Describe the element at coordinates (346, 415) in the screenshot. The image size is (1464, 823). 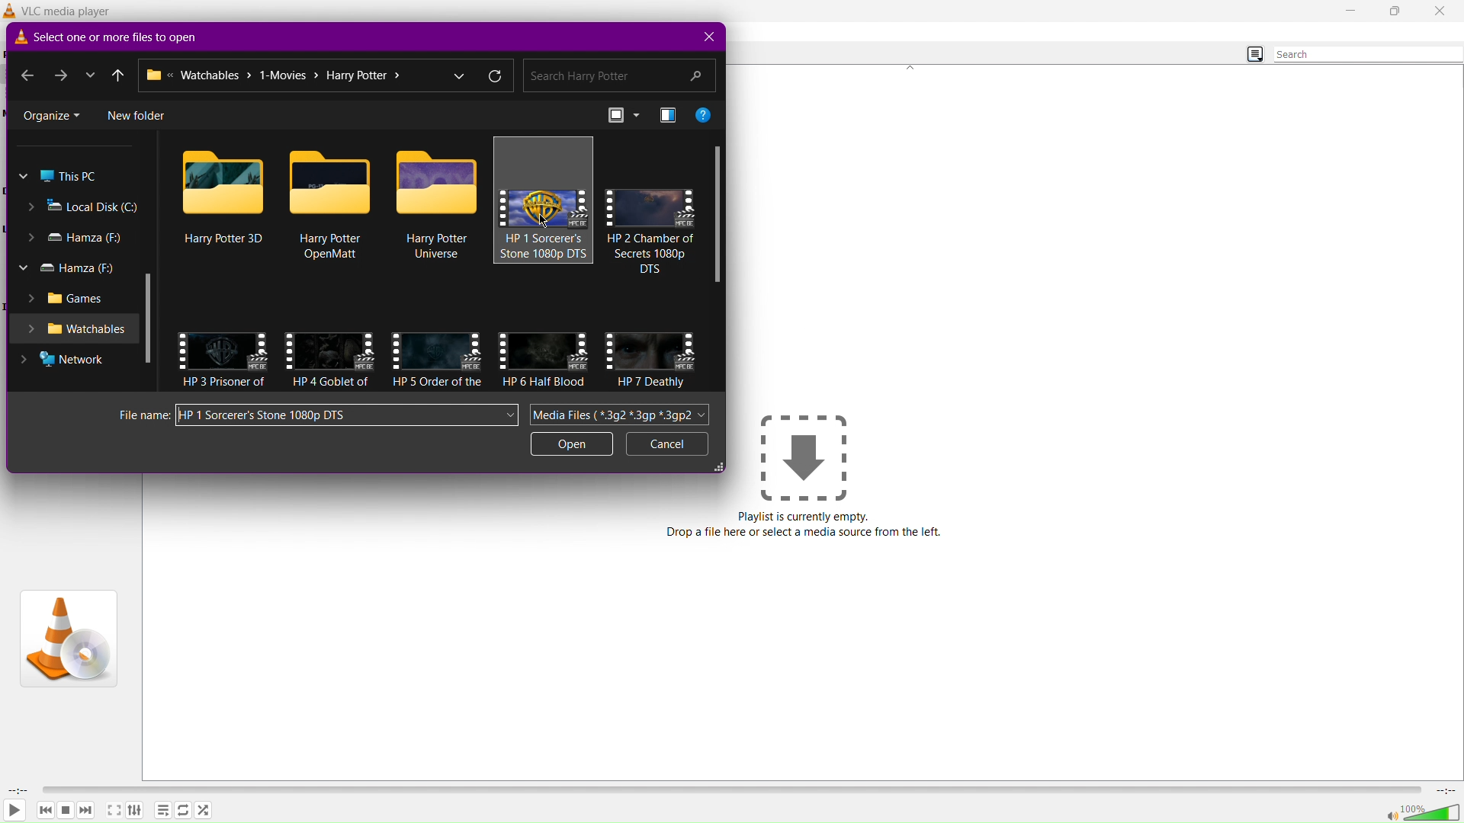
I see `File name` at that location.